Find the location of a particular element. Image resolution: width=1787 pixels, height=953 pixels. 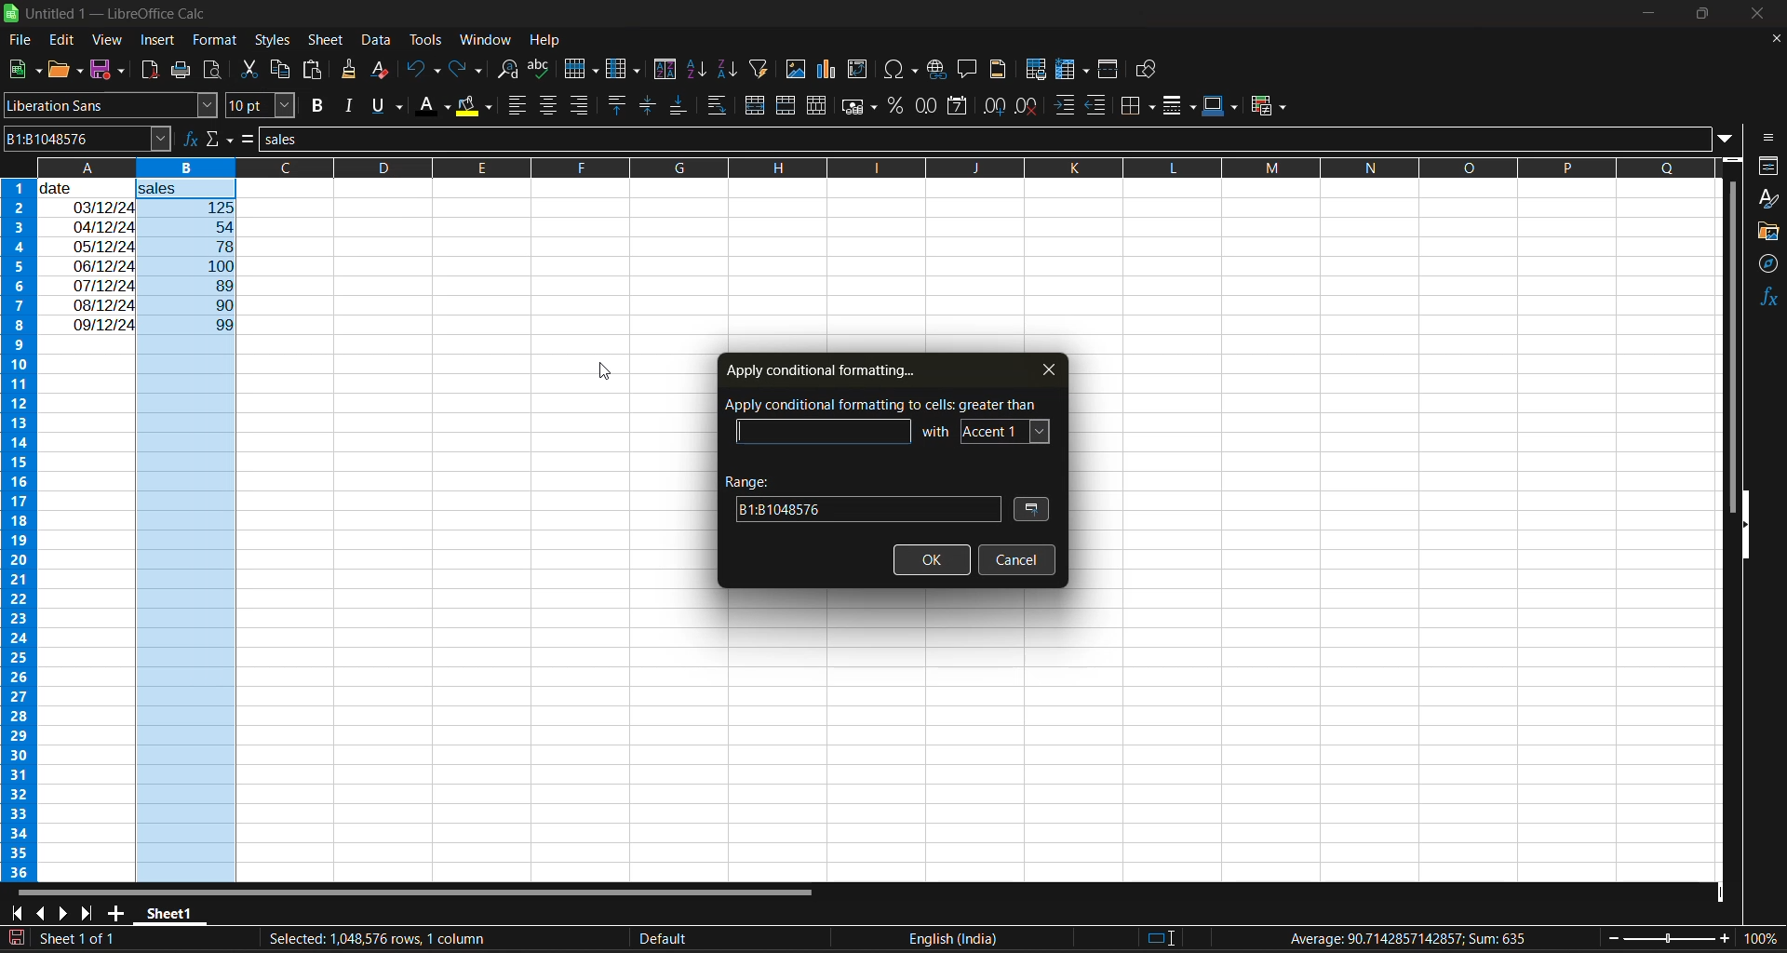

close is located at coordinates (1768, 15).